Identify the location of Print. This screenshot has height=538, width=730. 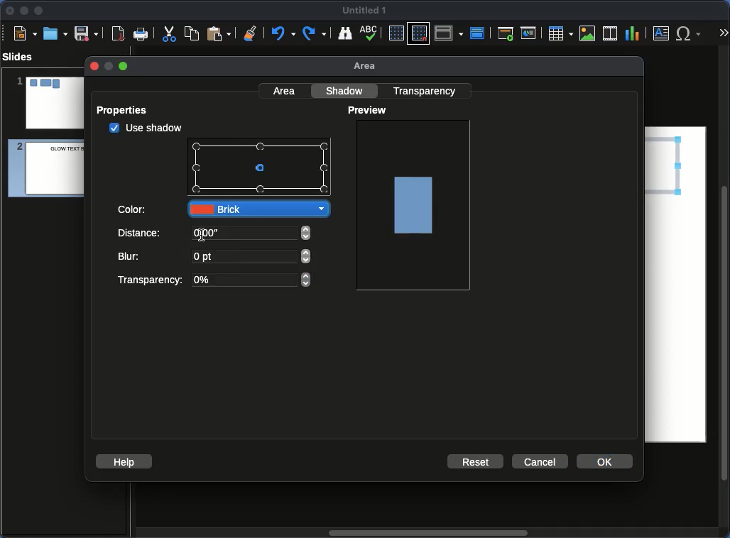
(141, 35).